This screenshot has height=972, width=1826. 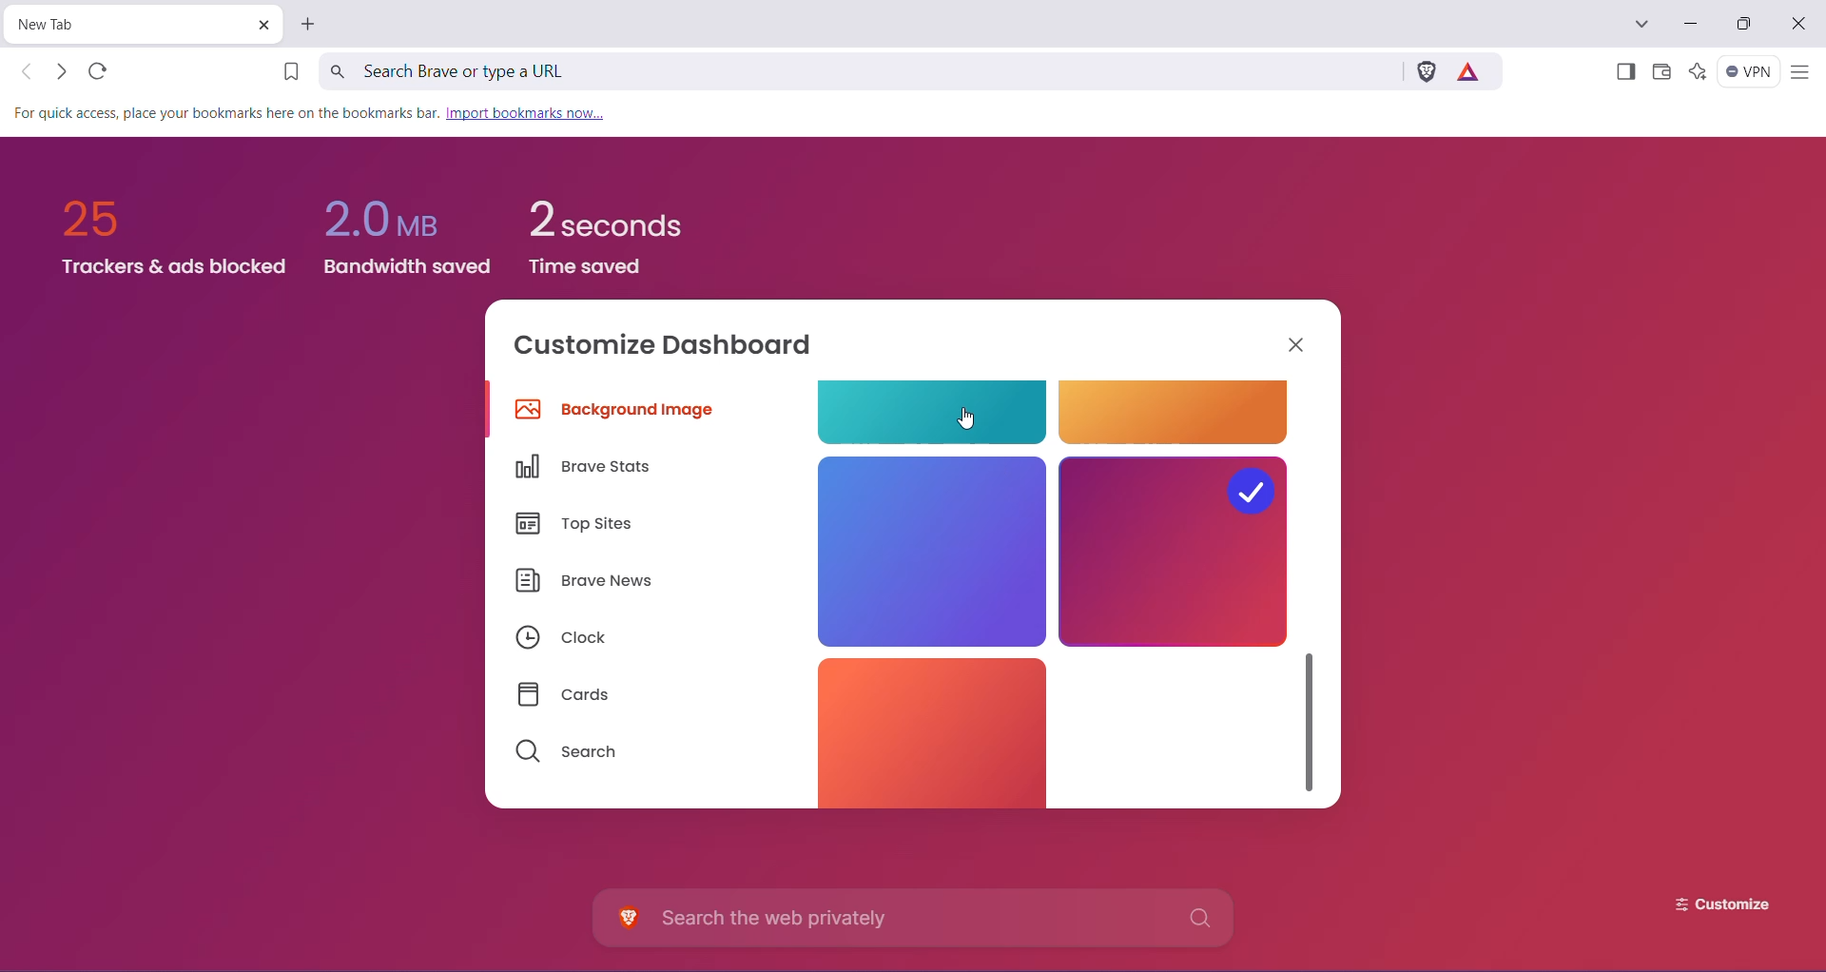 What do you see at coordinates (1311, 716) in the screenshot?
I see `Vertical Scroll Bar` at bounding box center [1311, 716].